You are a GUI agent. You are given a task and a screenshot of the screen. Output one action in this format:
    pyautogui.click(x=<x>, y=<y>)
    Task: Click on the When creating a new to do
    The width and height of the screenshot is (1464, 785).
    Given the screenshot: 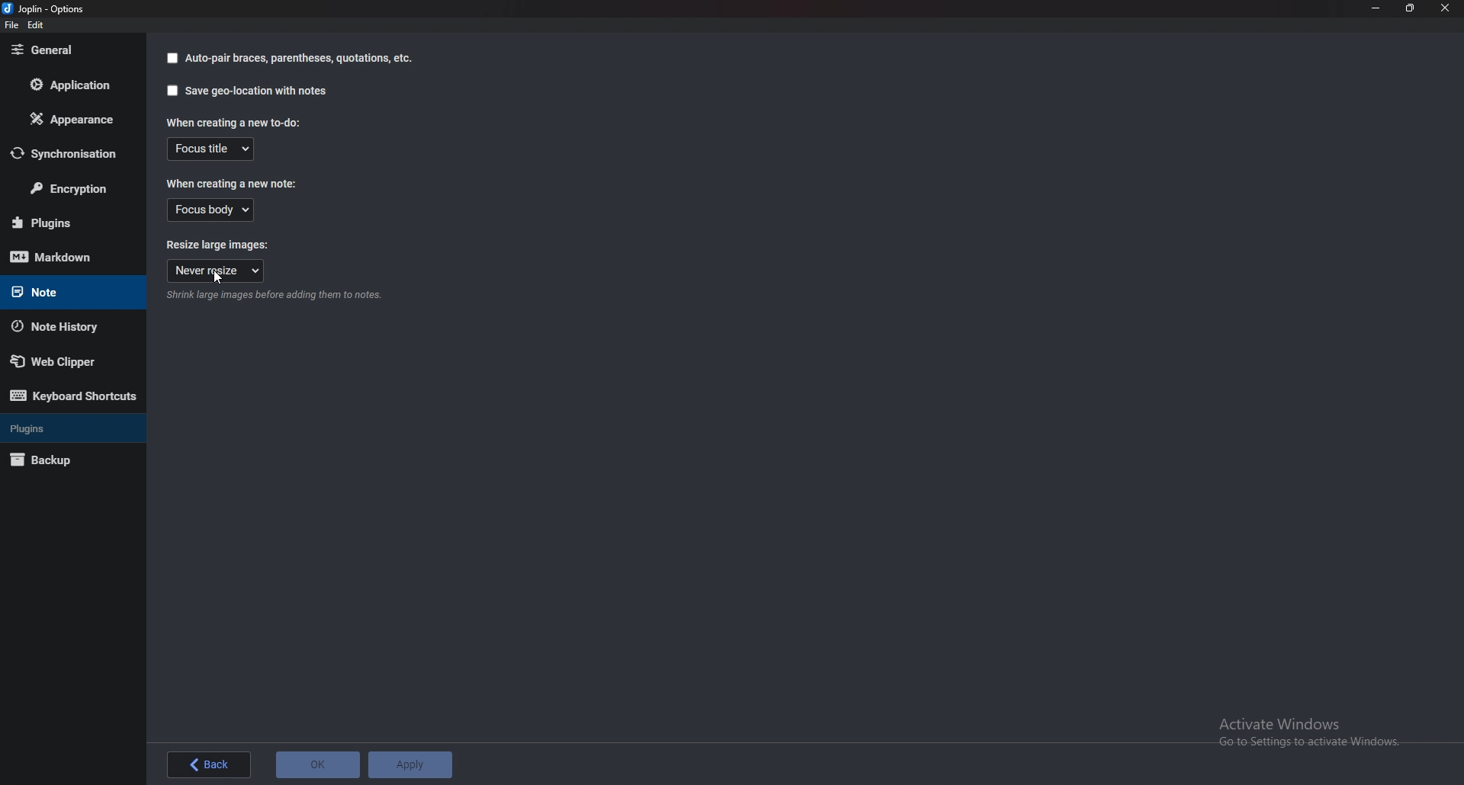 What is the action you would take?
    pyautogui.click(x=238, y=122)
    